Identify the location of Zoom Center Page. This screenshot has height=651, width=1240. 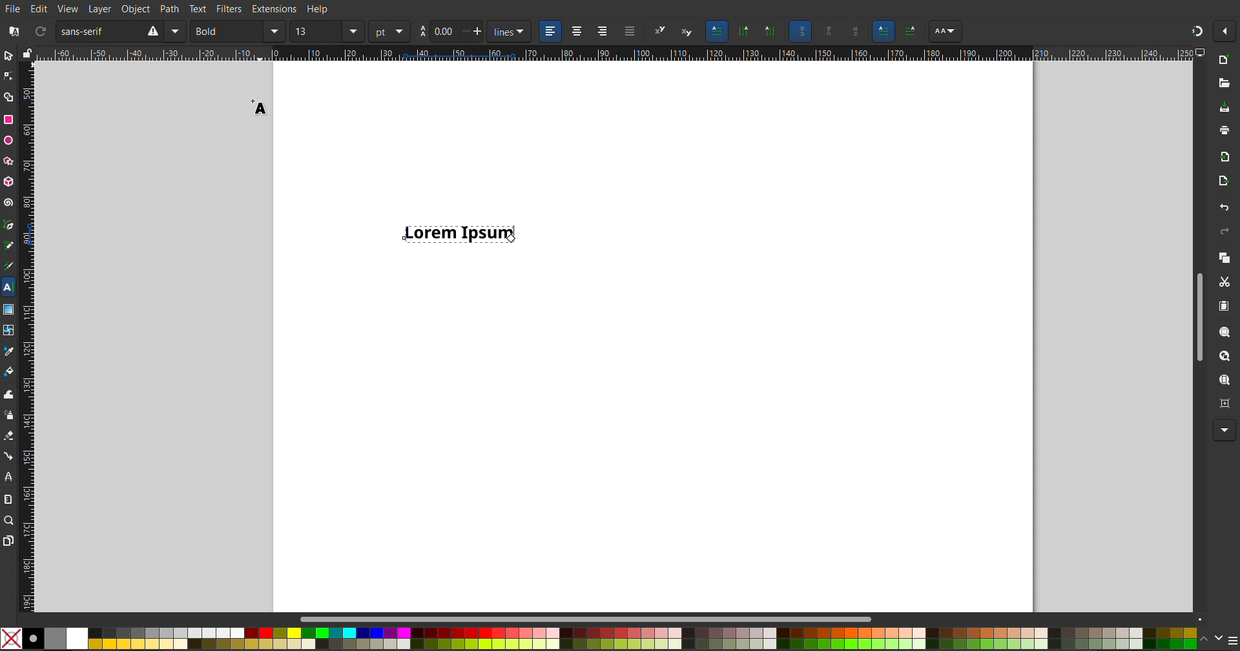
(1223, 402).